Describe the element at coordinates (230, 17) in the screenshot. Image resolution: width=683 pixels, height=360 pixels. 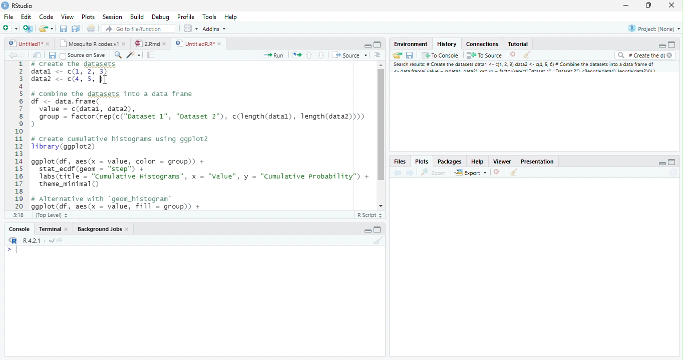
I see `Help` at that location.